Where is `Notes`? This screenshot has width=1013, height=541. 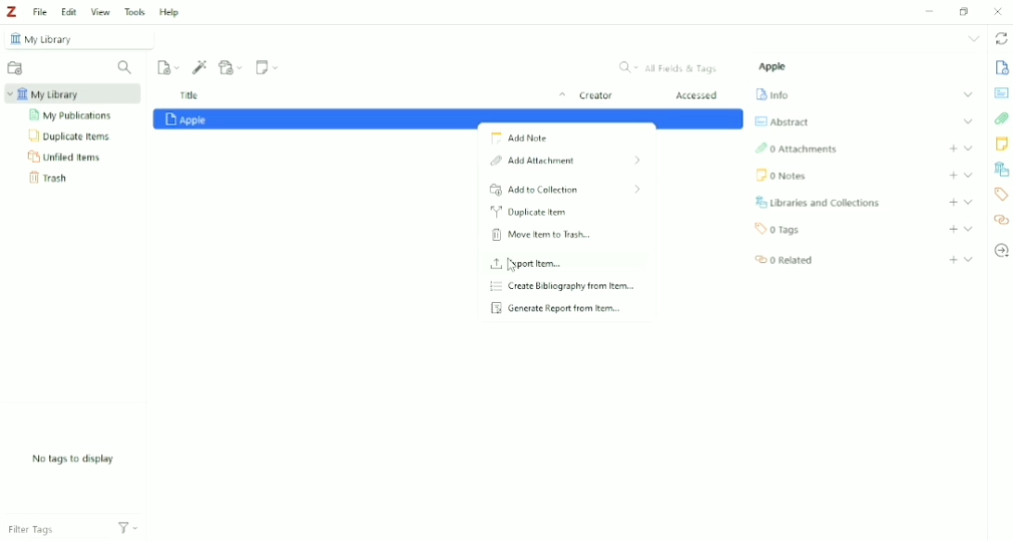 Notes is located at coordinates (782, 177).